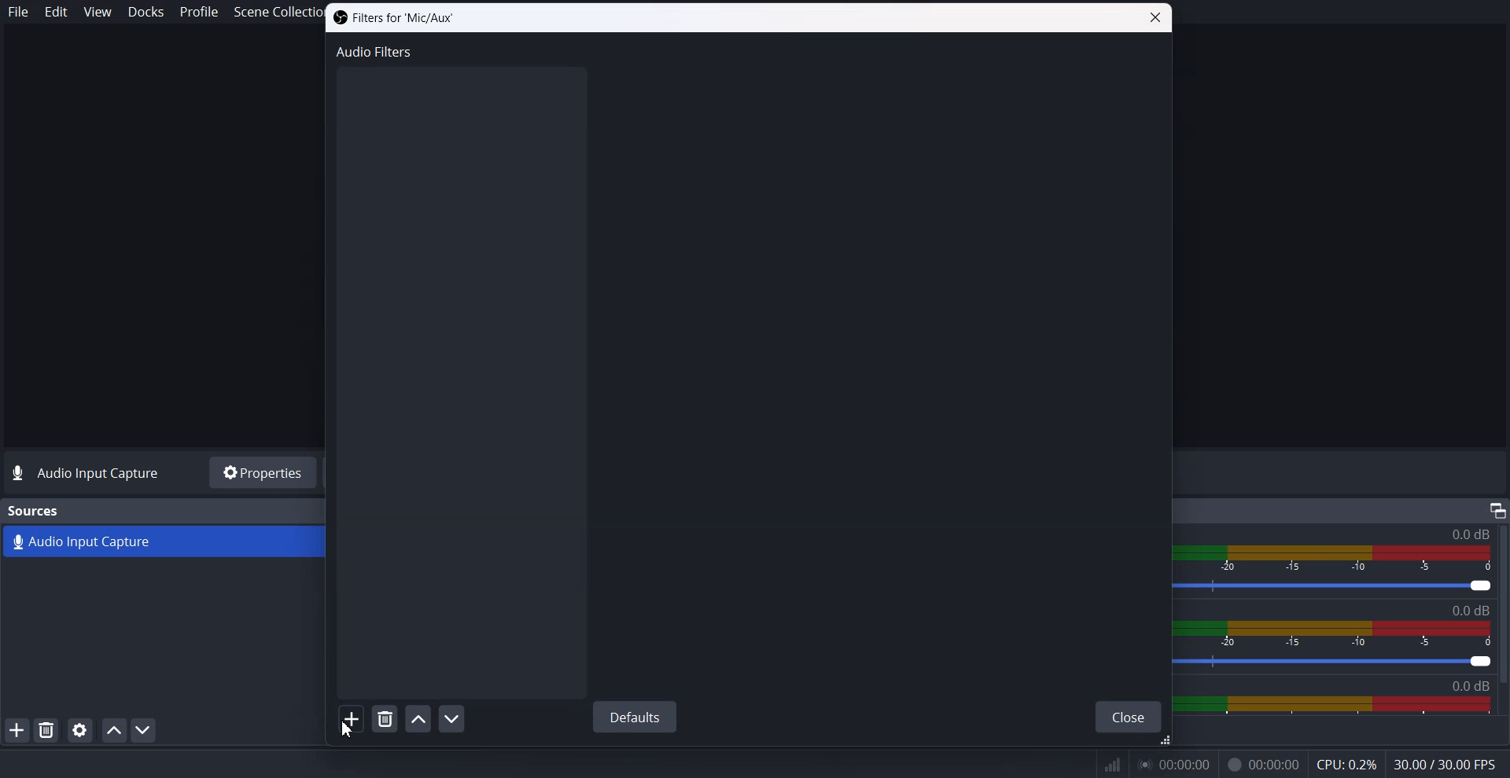 This screenshot has width=1510, height=778. I want to click on 30.00/300, so click(1450, 765).